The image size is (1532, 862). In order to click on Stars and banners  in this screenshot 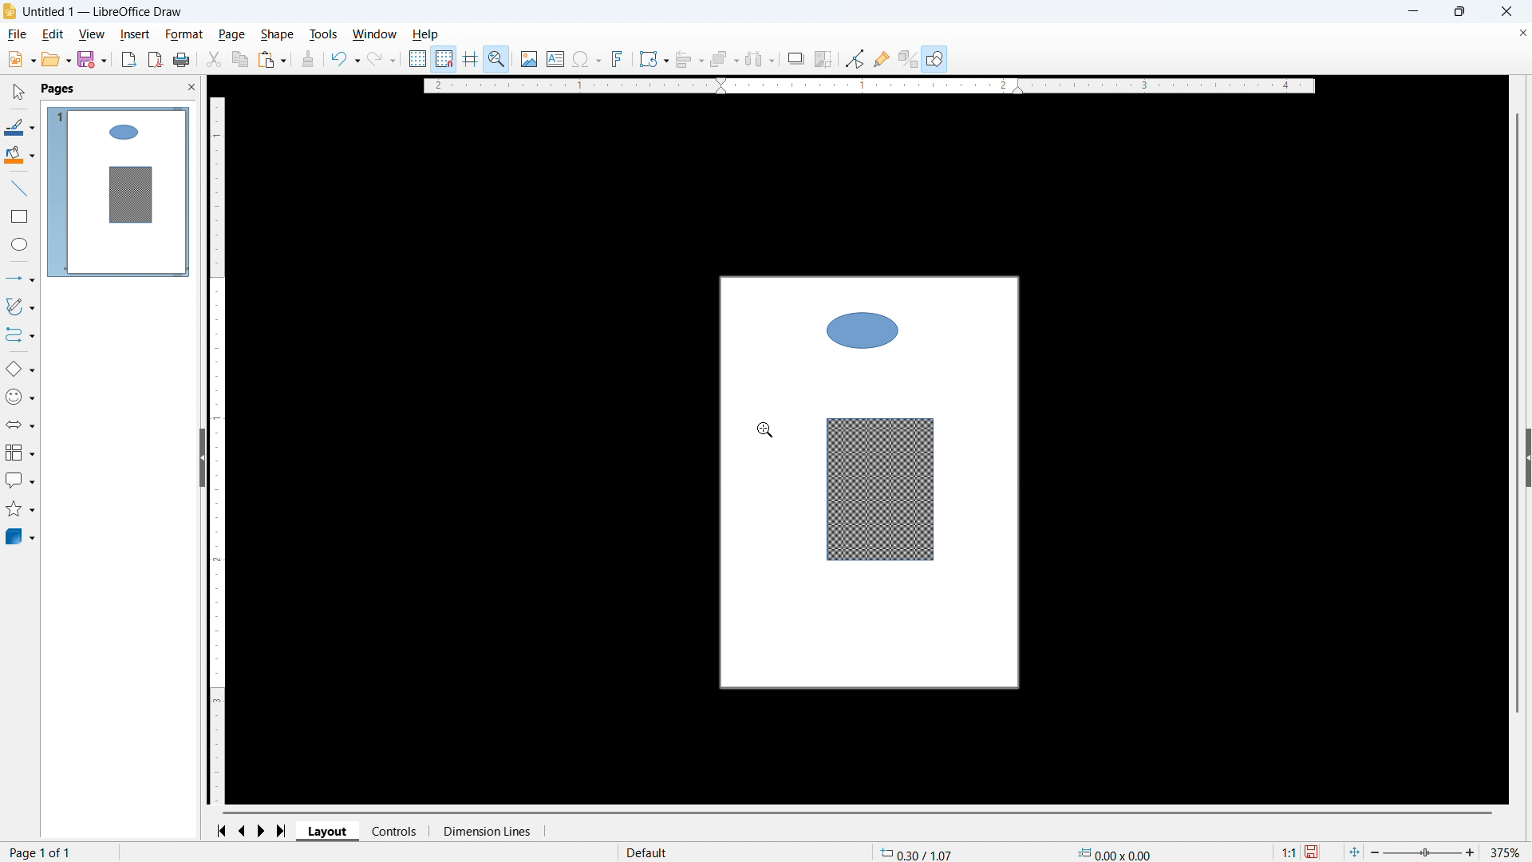, I will do `click(21, 509)`.